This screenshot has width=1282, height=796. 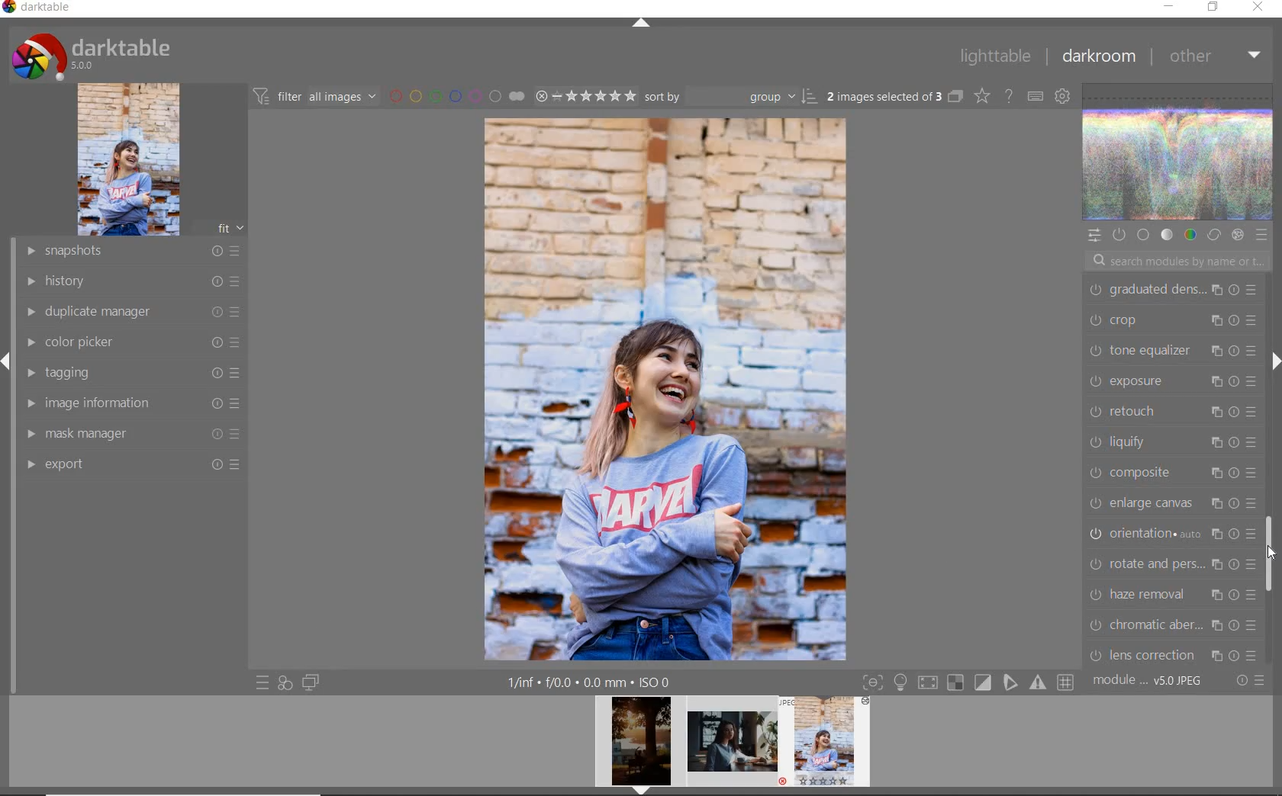 I want to click on display a second darkroom image window, so click(x=311, y=682).